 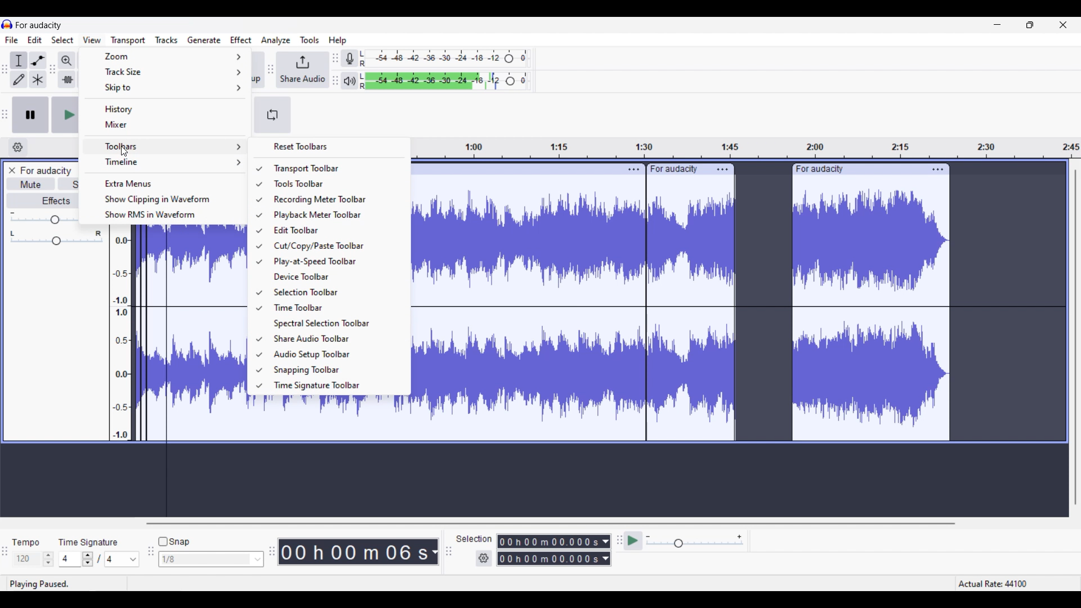 I want to click on Share audio toolbar, so click(x=334, y=338).